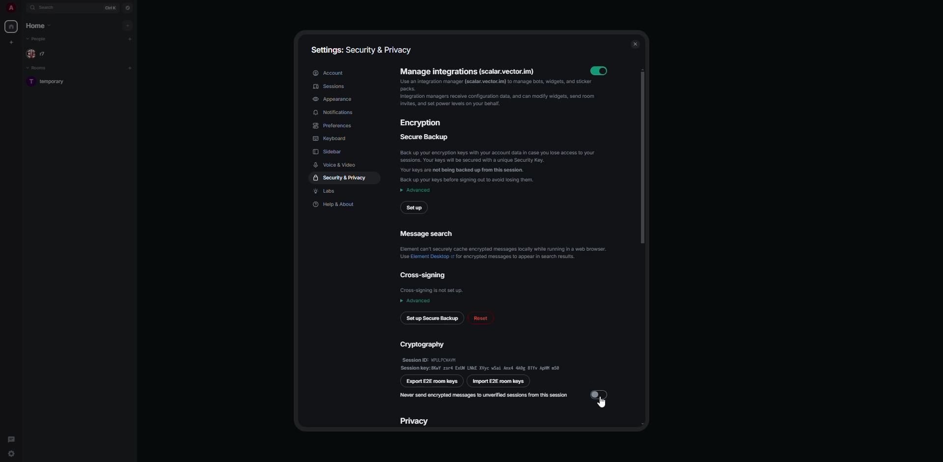  I want to click on privacy, so click(416, 420).